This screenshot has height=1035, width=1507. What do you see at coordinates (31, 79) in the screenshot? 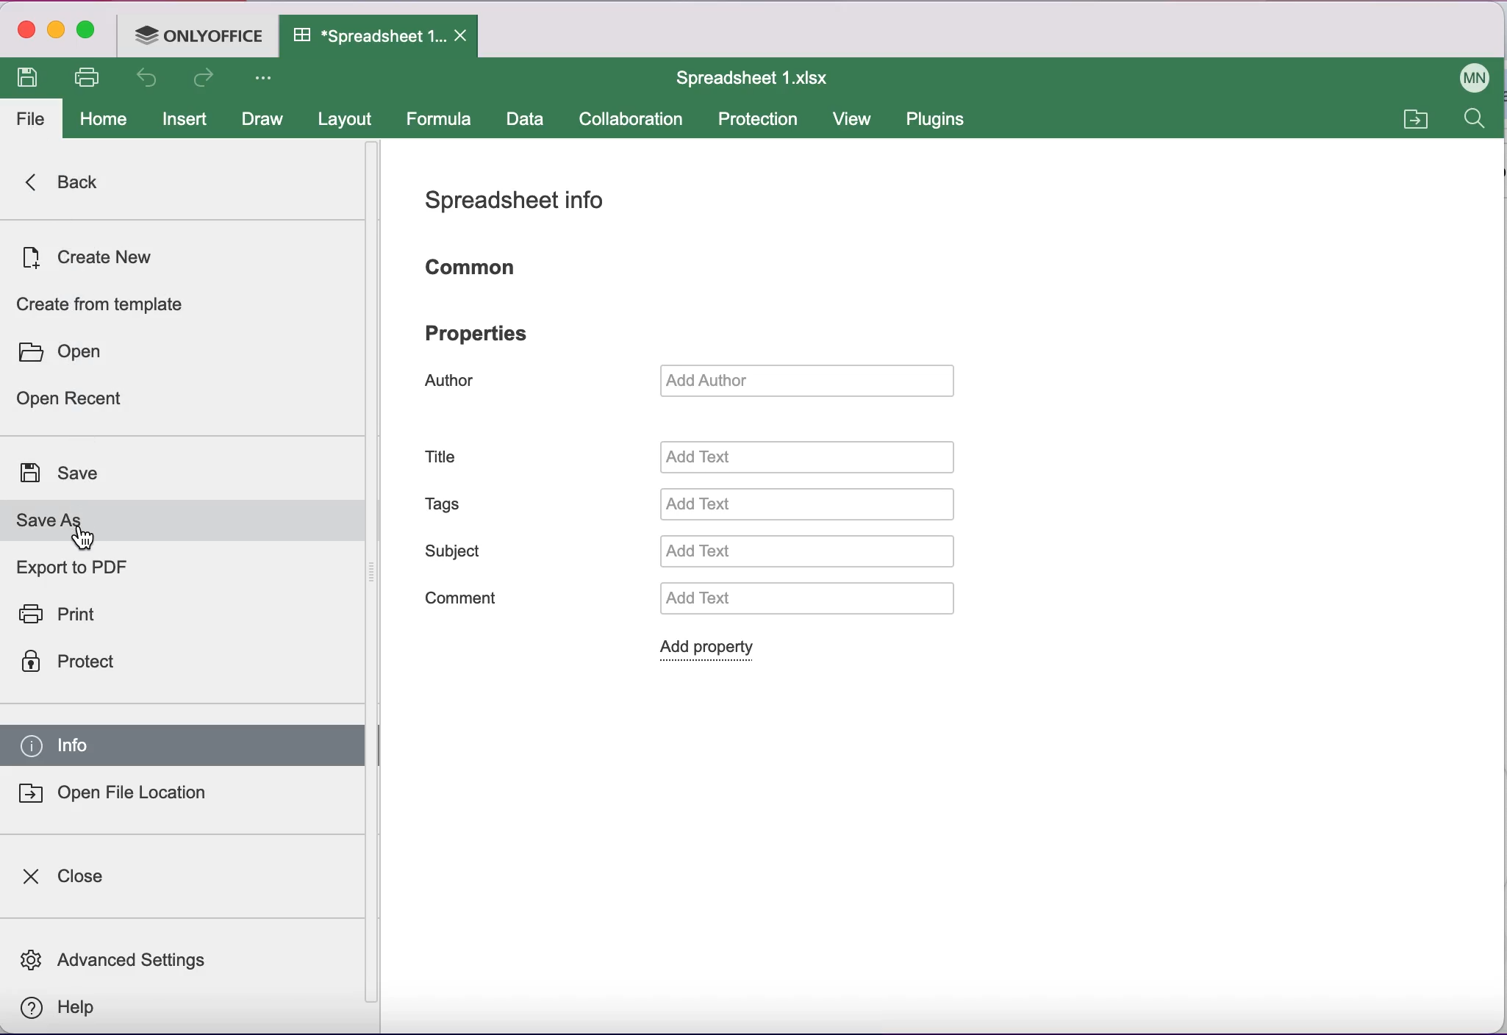
I see `save` at bounding box center [31, 79].